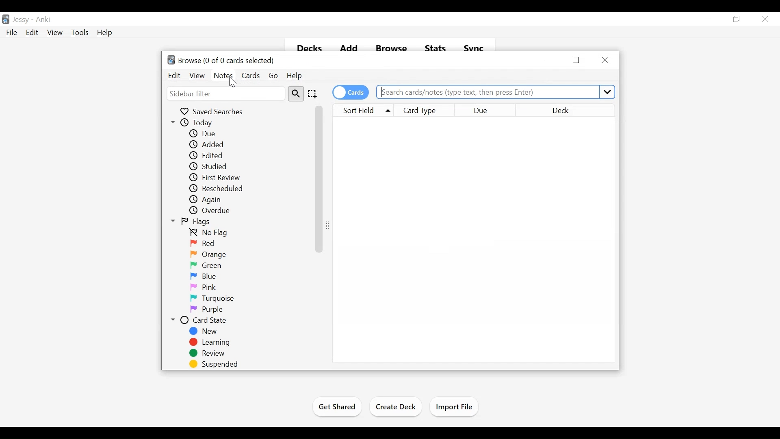 The height and width of the screenshot is (439, 780). I want to click on Sidebar Filter, so click(227, 94).